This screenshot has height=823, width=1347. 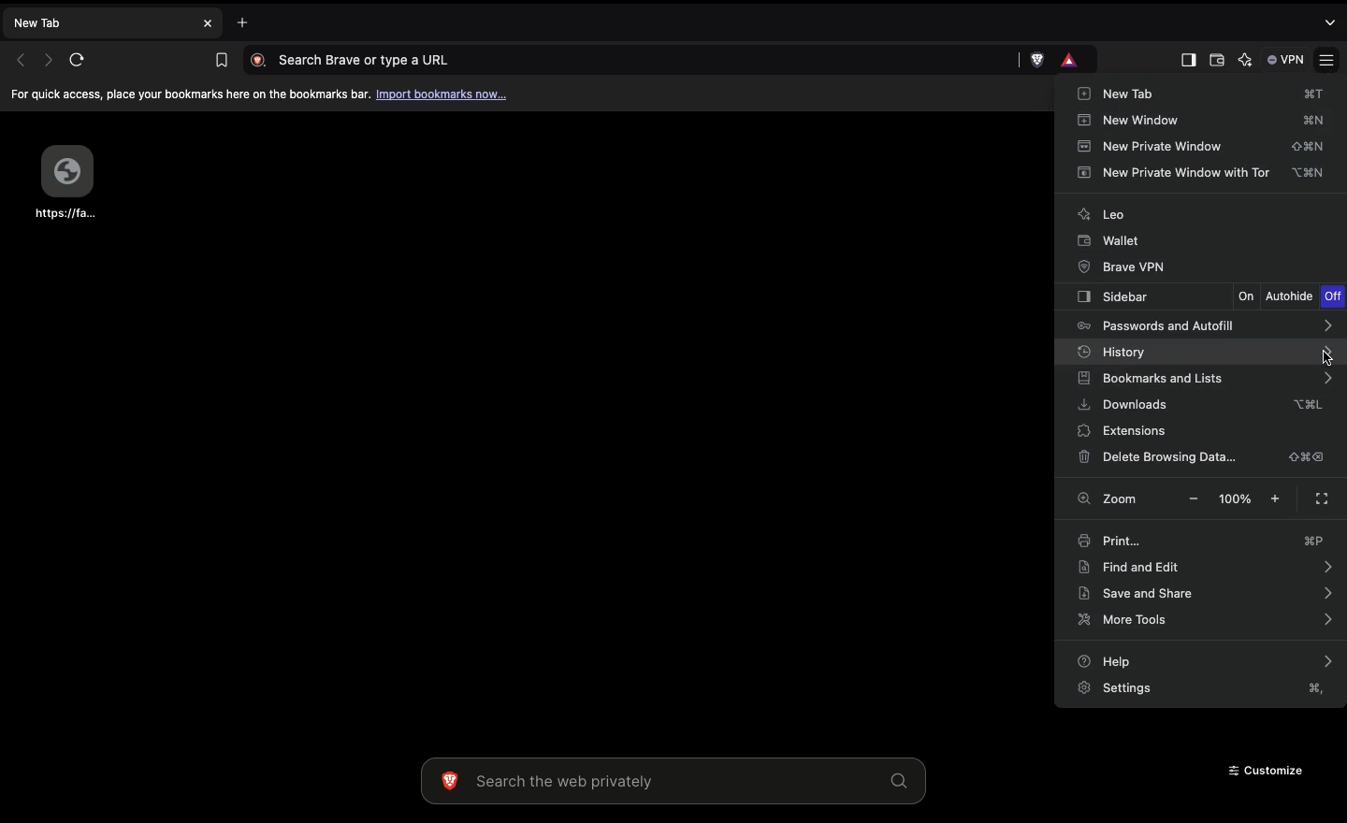 What do you see at coordinates (1205, 382) in the screenshot?
I see `Bookmarks and lists` at bounding box center [1205, 382].